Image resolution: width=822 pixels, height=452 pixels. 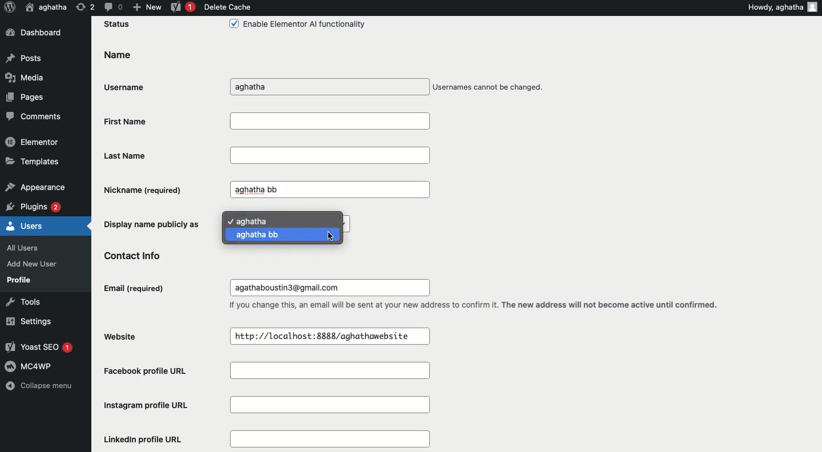 What do you see at coordinates (31, 365) in the screenshot?
I see `MC4WP` at bounding box center [31, 365].